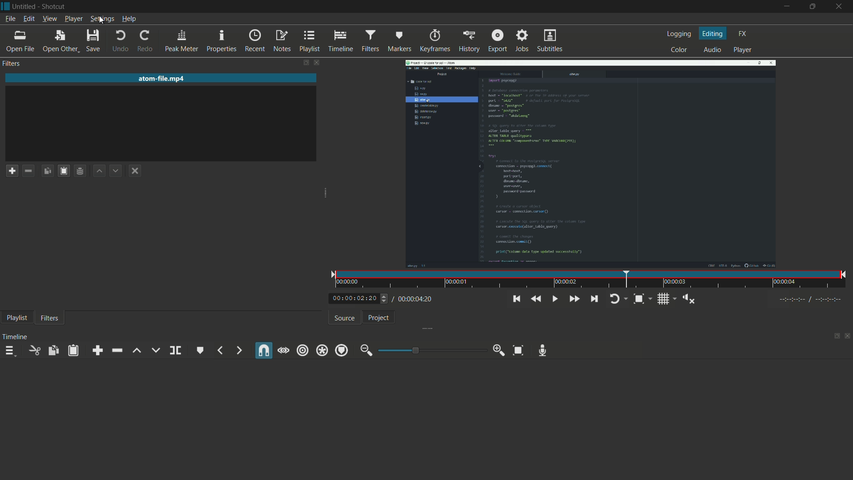 This screenshot has width=853, height=480. What do you see at coordinates (29, 19) in the screenshot?
I see `edit menu` at bounding box center [29, 19].